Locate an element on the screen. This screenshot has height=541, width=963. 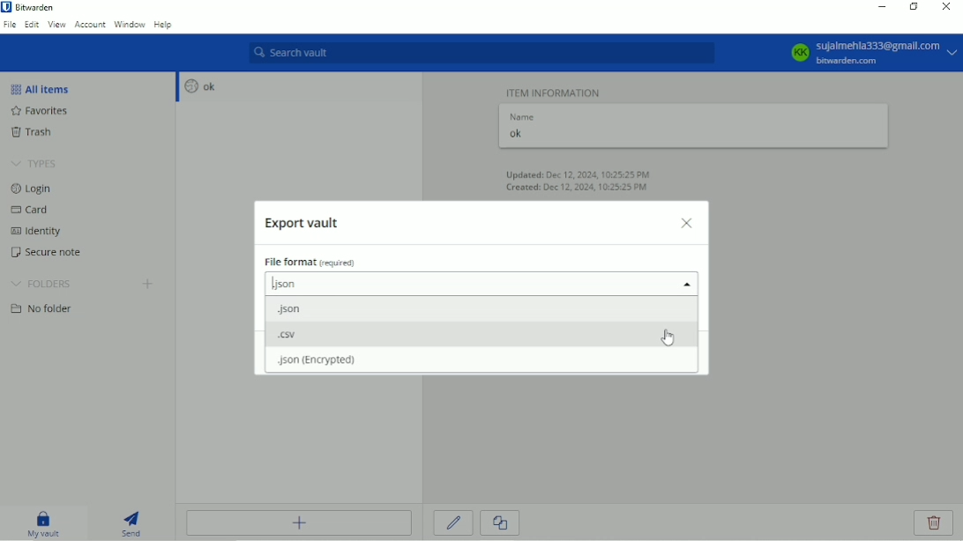
Created: Dec 12, 2024, 10:25:25 PM is located at coordinates (576, 189).